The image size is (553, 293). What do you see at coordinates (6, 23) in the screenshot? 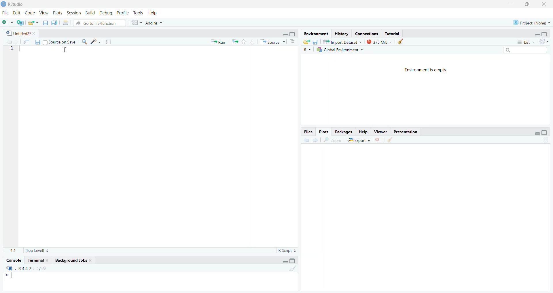
I see `new file` at bounding box center [6, 23].